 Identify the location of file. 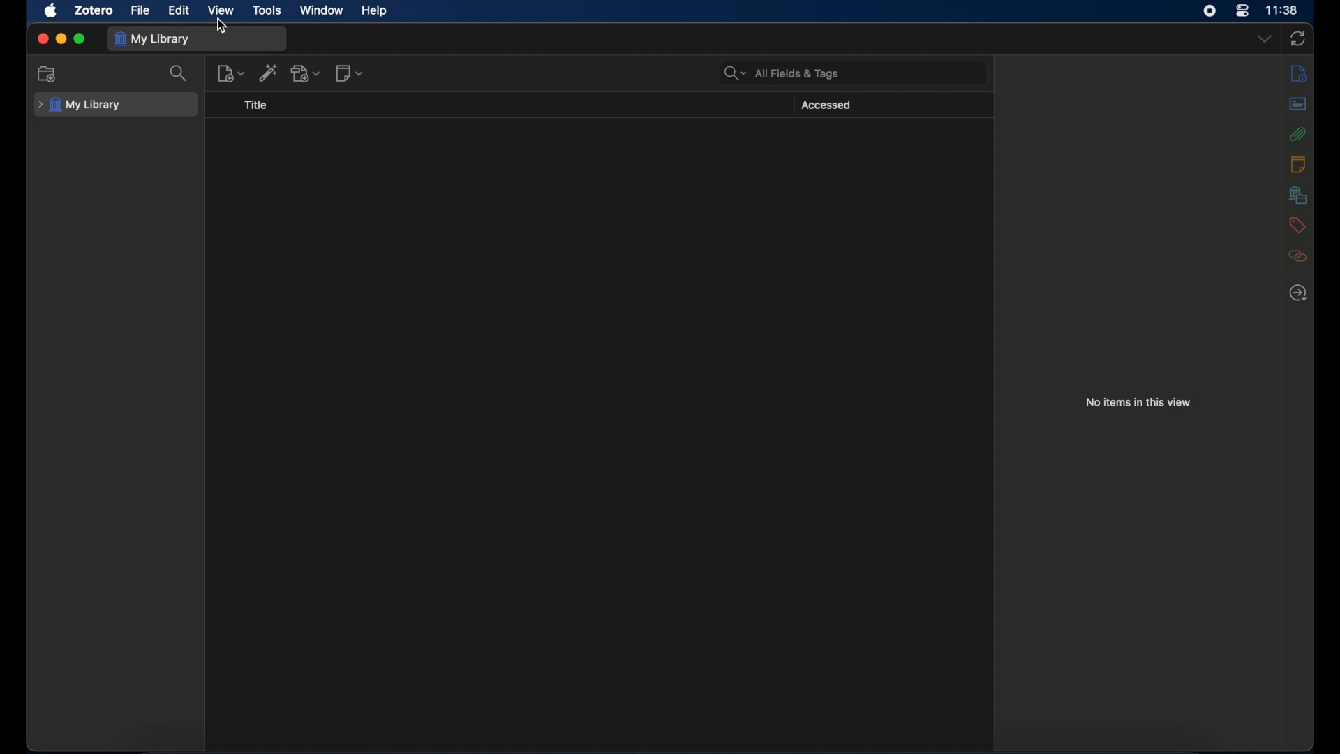
(141, 10).